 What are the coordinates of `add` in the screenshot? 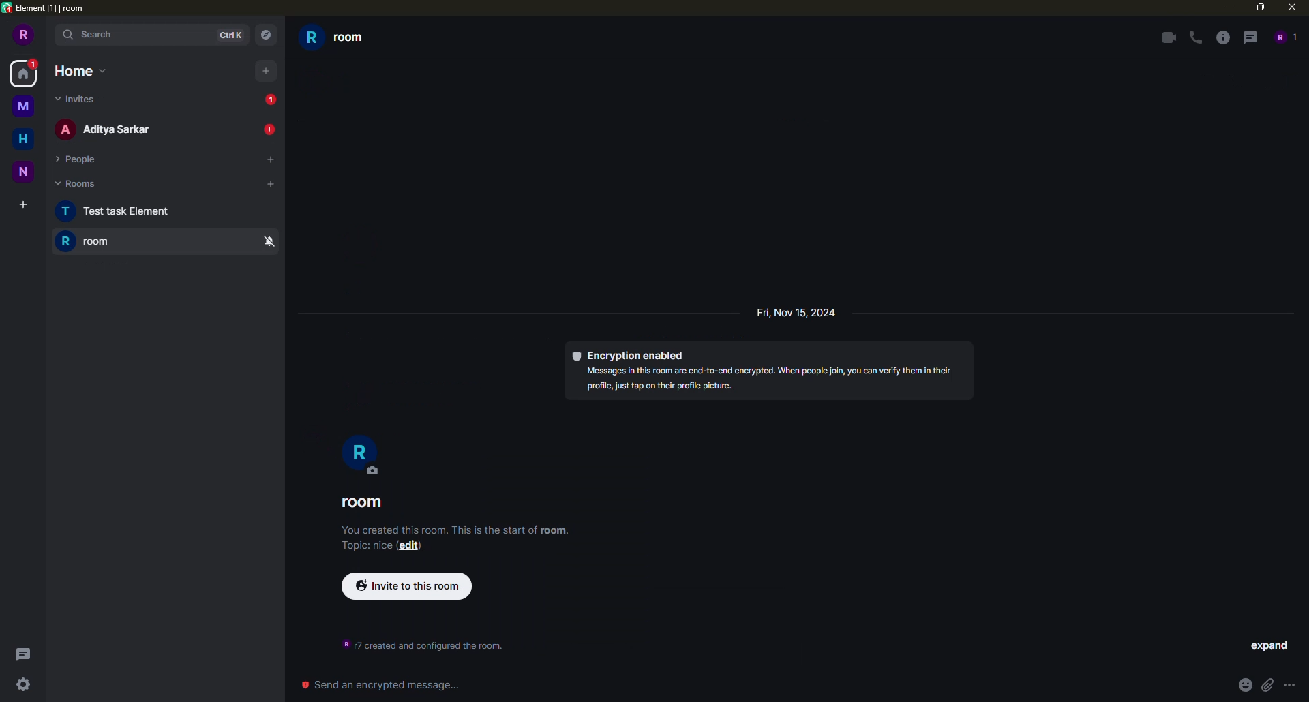 It's located at (267, 72).